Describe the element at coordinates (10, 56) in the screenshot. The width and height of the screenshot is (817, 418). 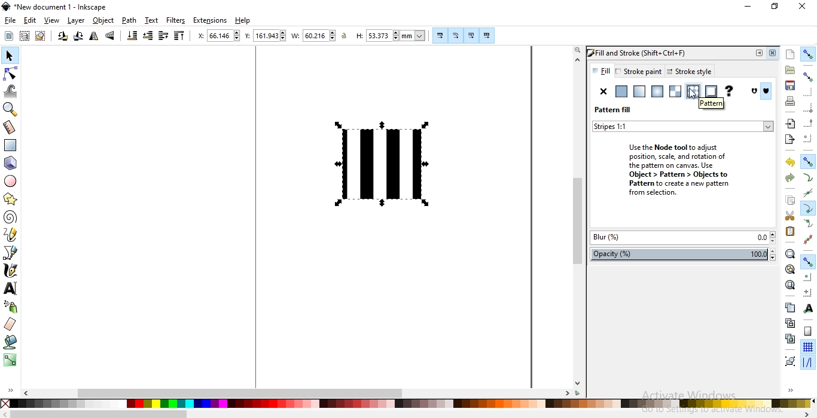
I see `select and transform objects` at that location.